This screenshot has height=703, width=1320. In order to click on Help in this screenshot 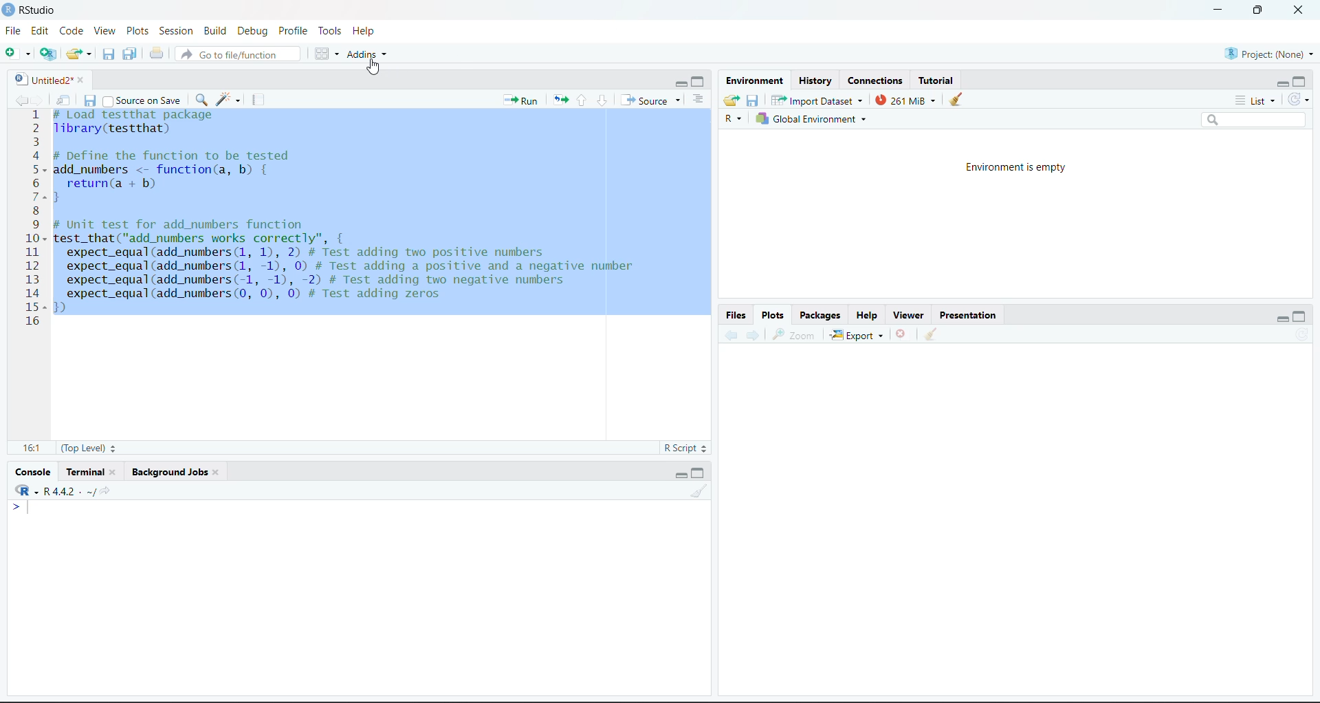, I will do `click(363, 31)`.